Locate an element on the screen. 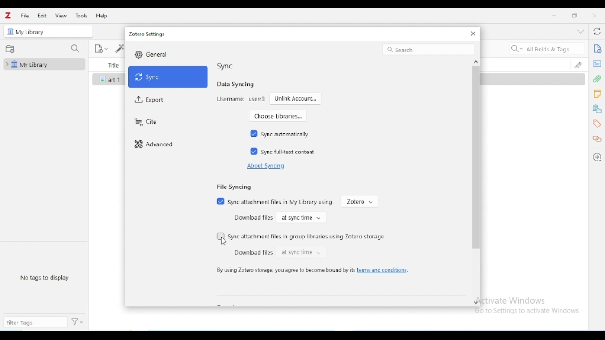 The width and height of the screenshot is (605, 340). close is located at coordinates (473, 34).